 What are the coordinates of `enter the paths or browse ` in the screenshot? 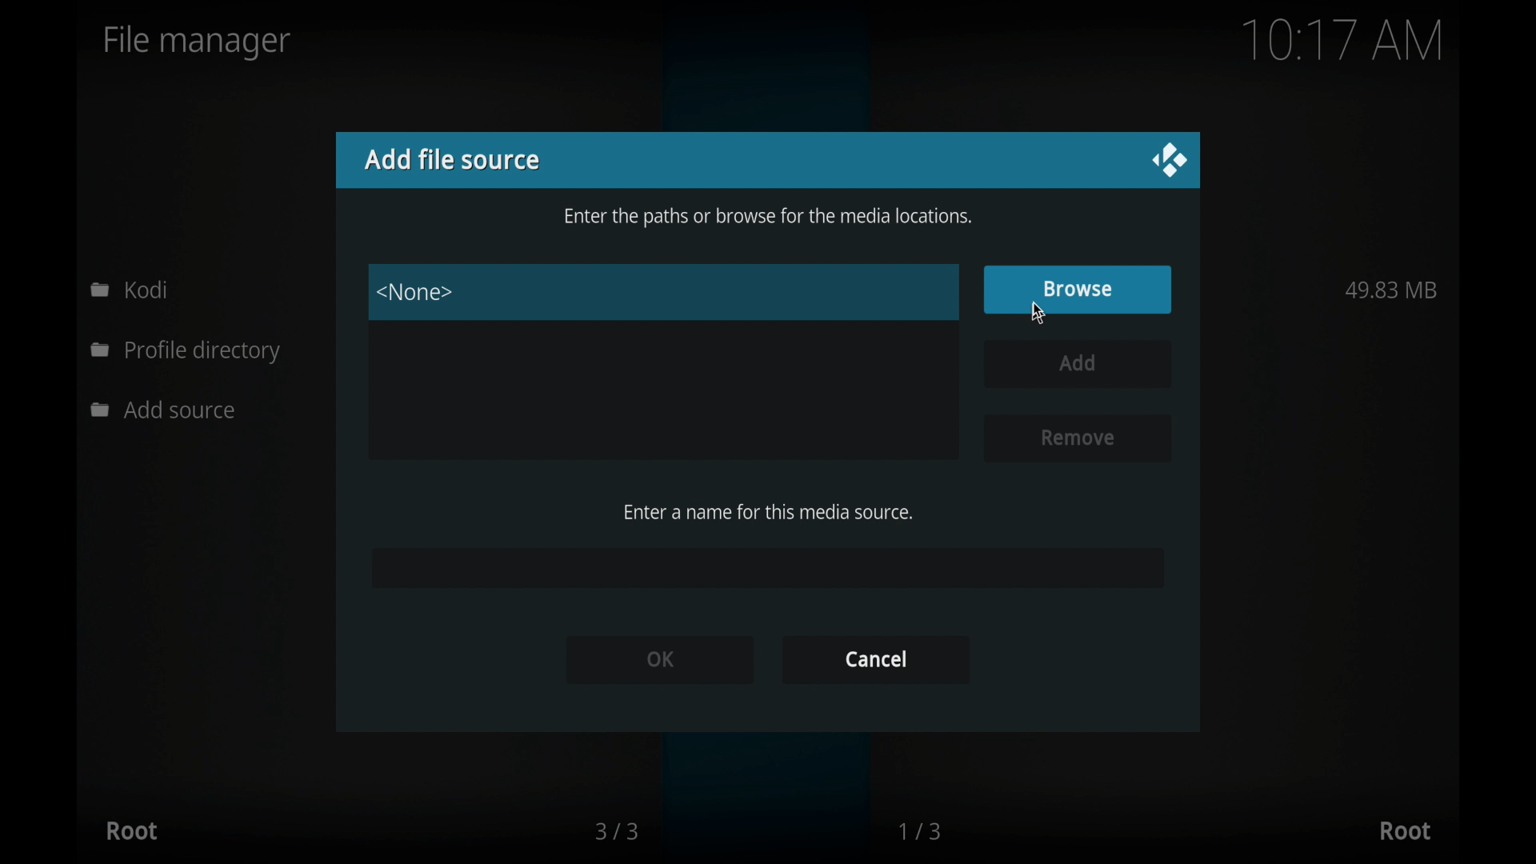 It's located at (770, 218).